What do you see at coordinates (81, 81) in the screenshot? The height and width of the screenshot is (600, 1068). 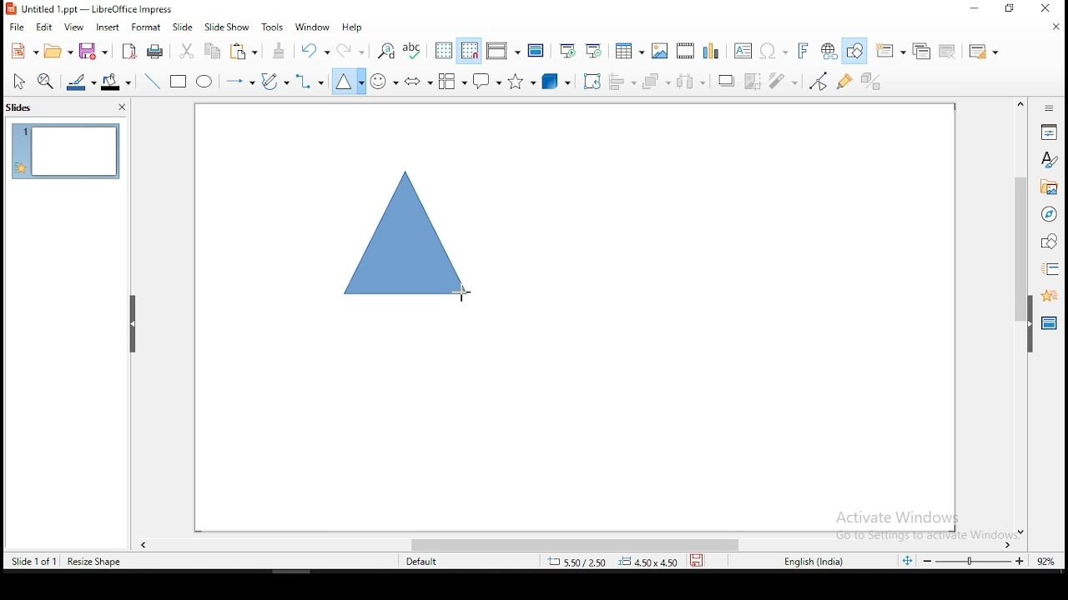 I see `line color` at bounding box center [81, 81].